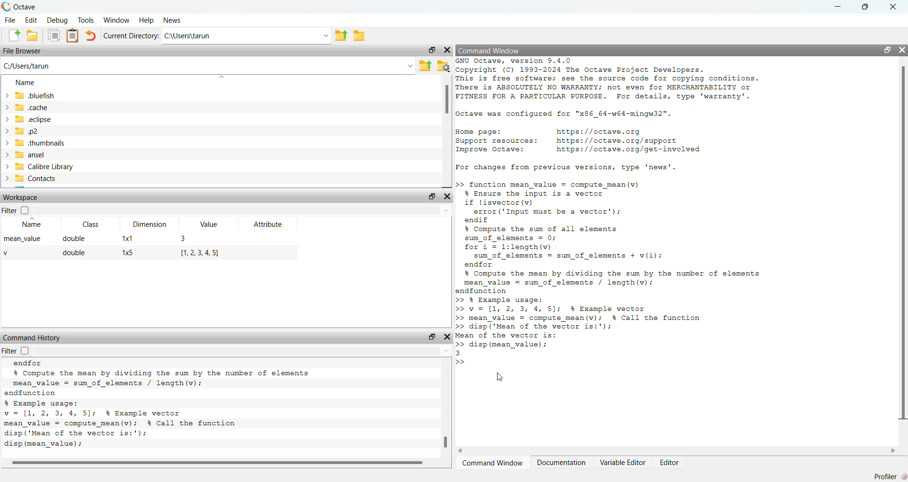  What do you see at coordinates (894, 450) in the screenshot?
I see `scroll right` at bounding box center [894, 450].